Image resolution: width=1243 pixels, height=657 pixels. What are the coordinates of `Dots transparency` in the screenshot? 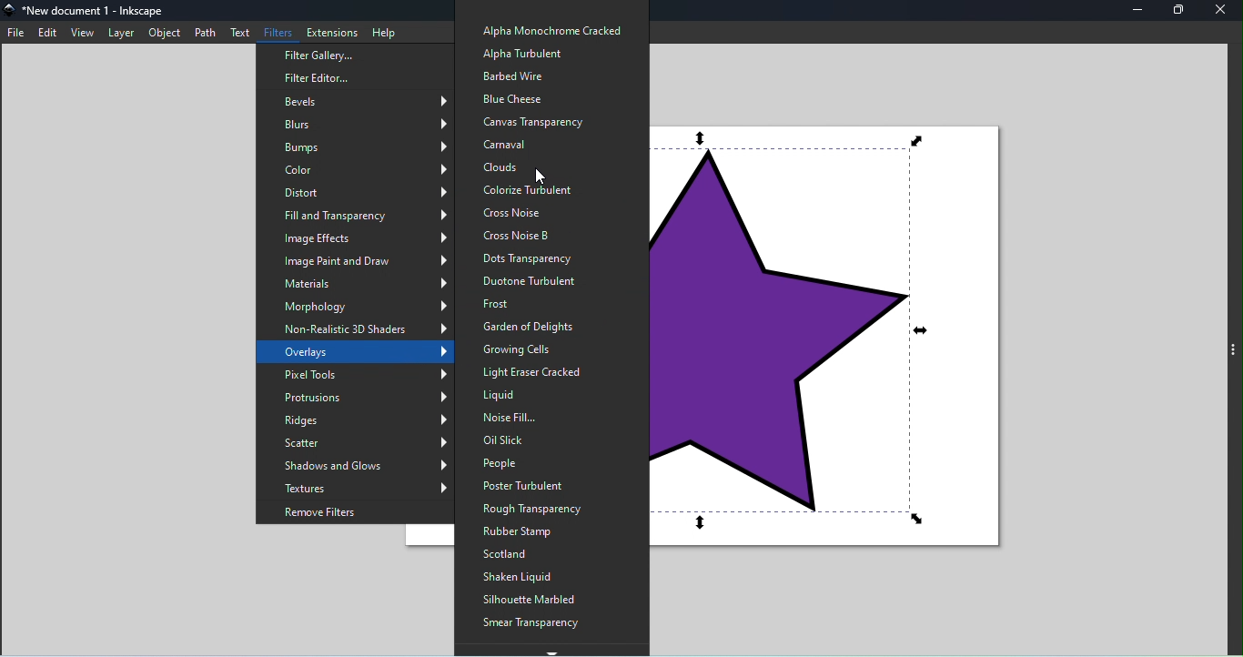 It's located at (542, 258).